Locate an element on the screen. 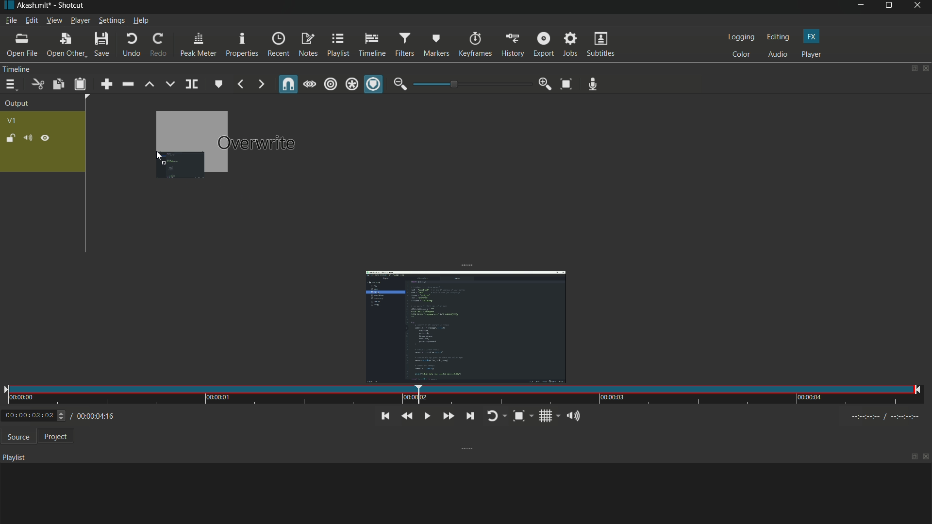 This screenshot has width=932, height=524. close is located at coordinates (926, 458).